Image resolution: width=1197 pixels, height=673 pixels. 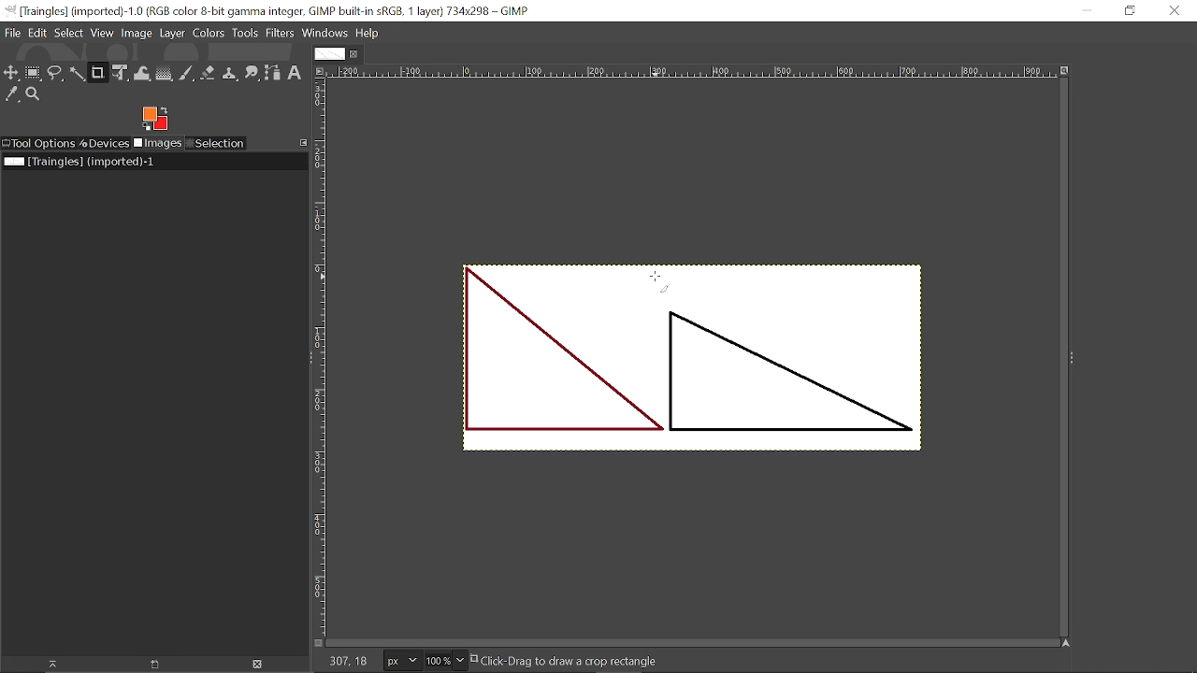 What do you see at coordinates (105, 143) in the screenshot?
I see `Devices` at bounding box center [105, 143].